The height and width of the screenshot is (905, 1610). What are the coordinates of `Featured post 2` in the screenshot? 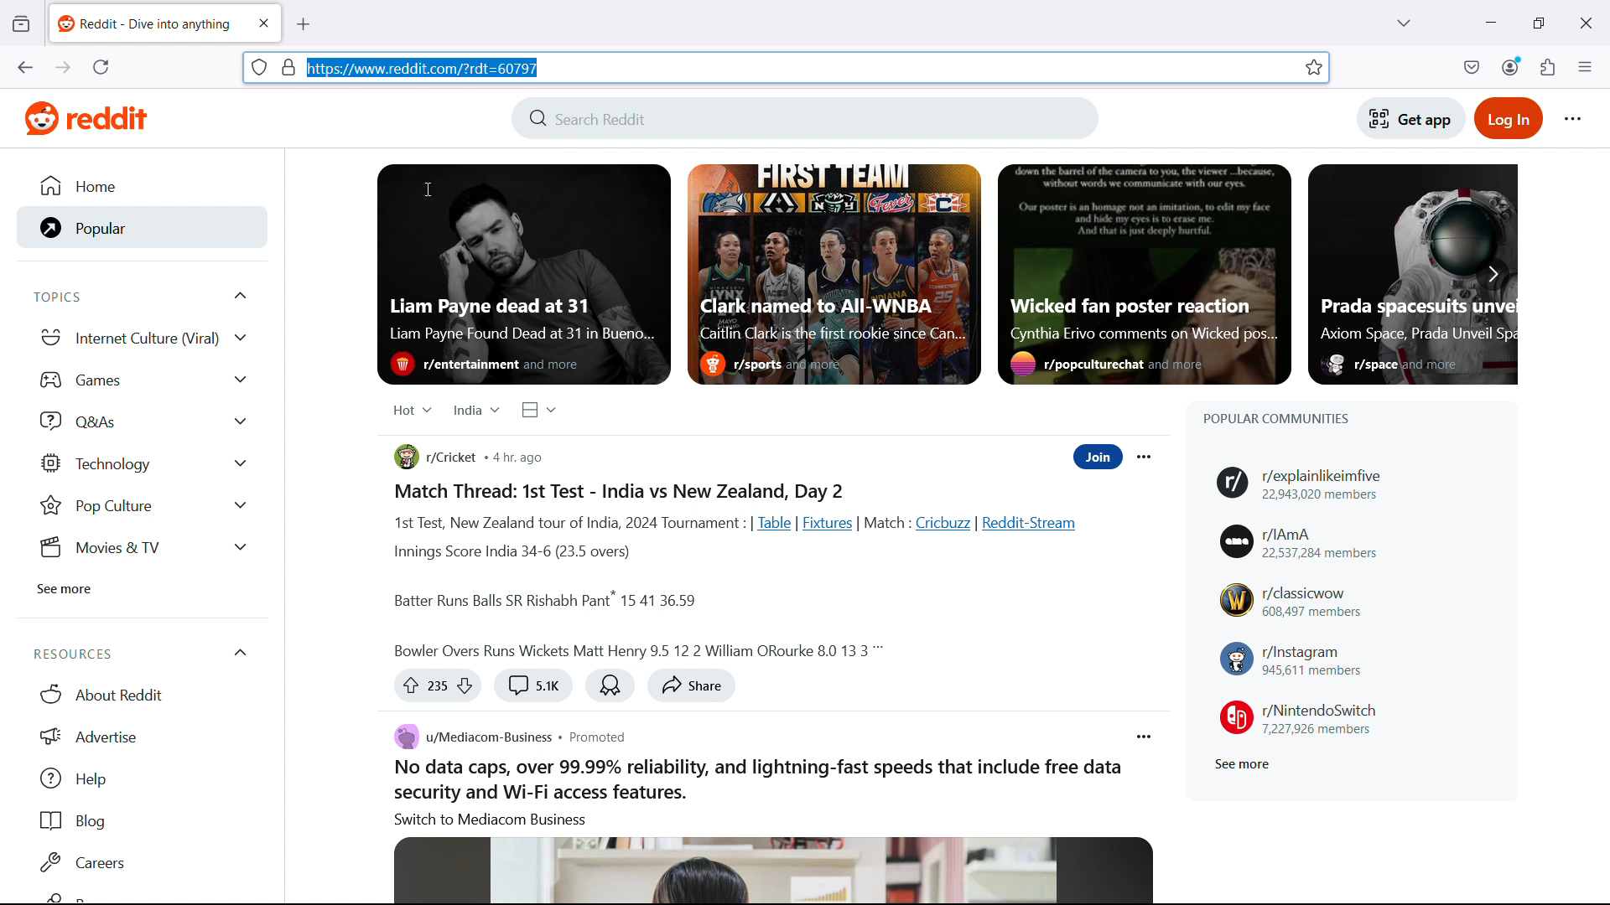 It's located at (834, 273).